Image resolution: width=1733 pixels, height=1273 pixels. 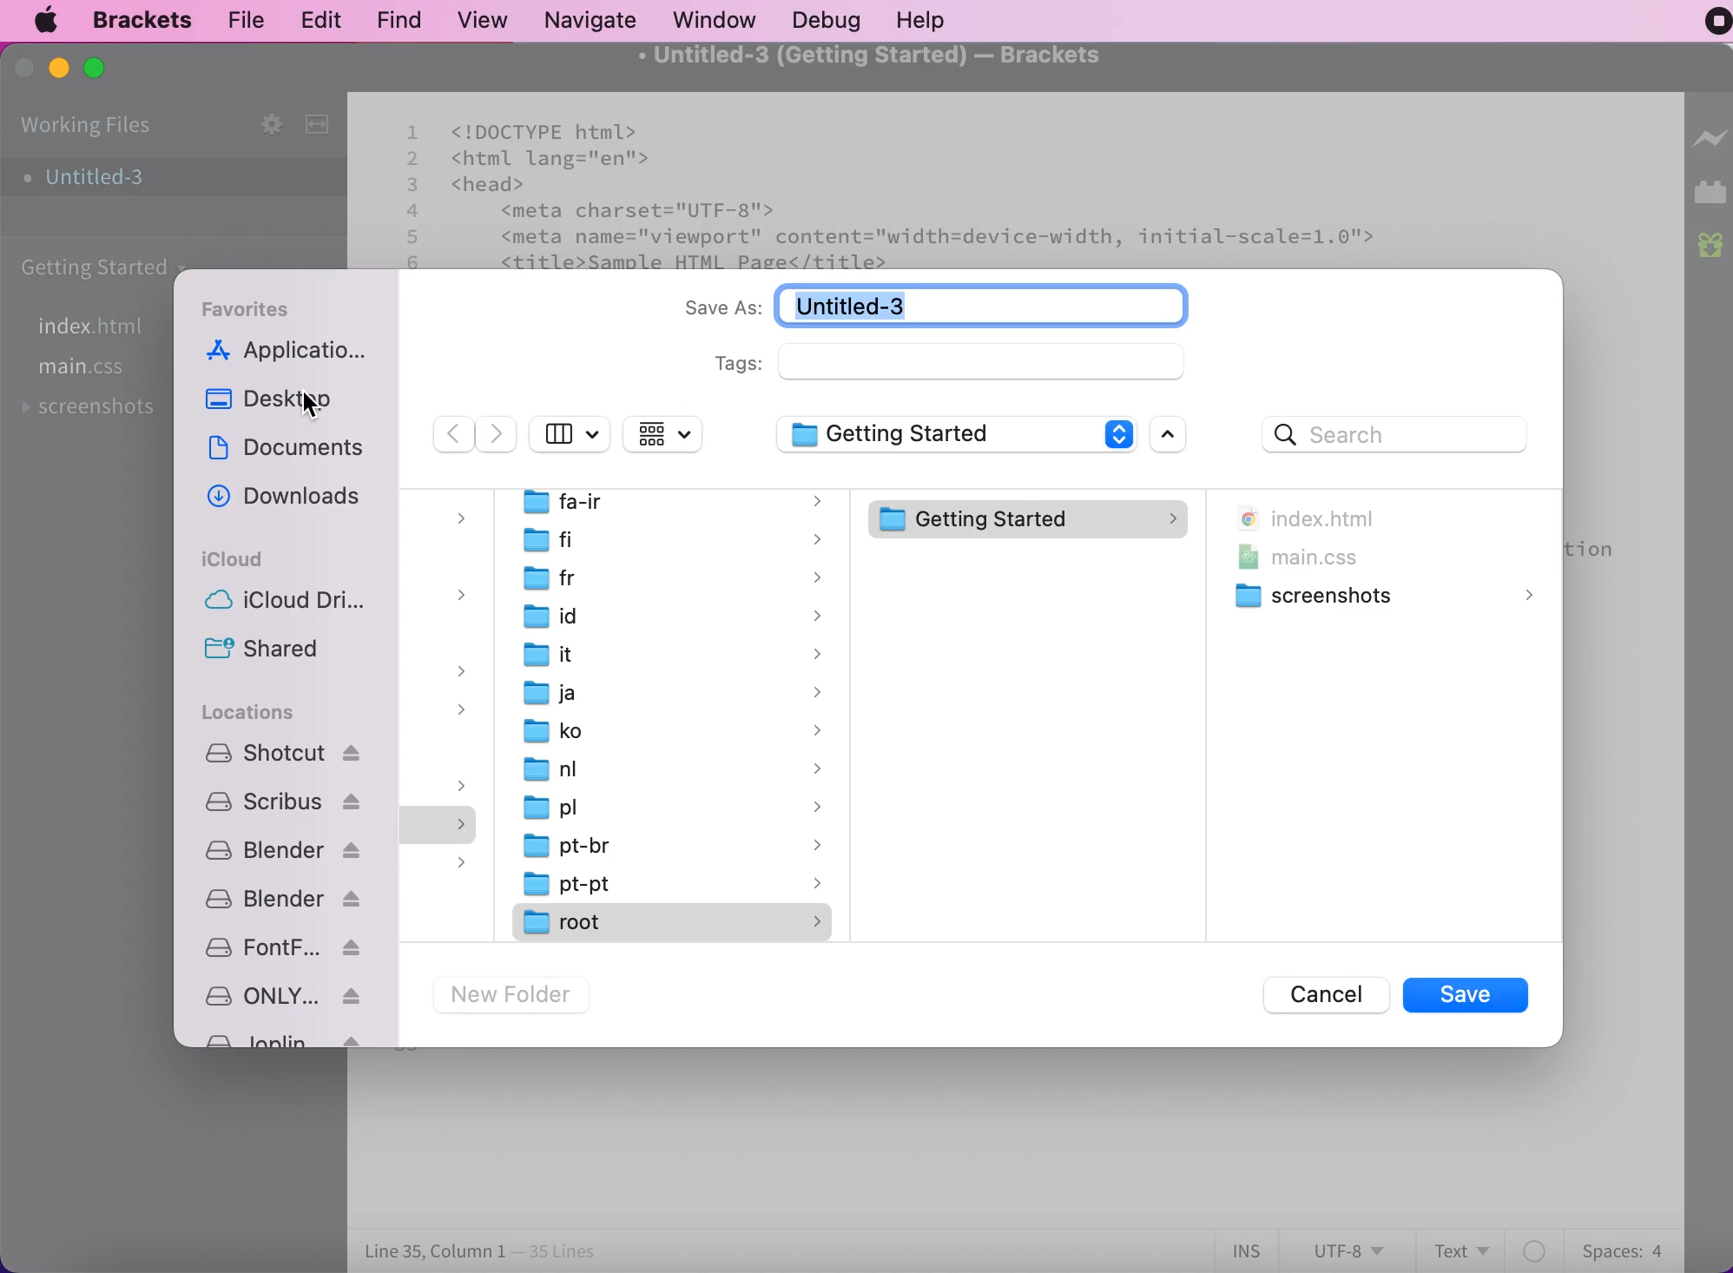 What do you see at coordinates (461, 825) in the screenshot?
I see `dropdown` at bounding box center [461, 825].